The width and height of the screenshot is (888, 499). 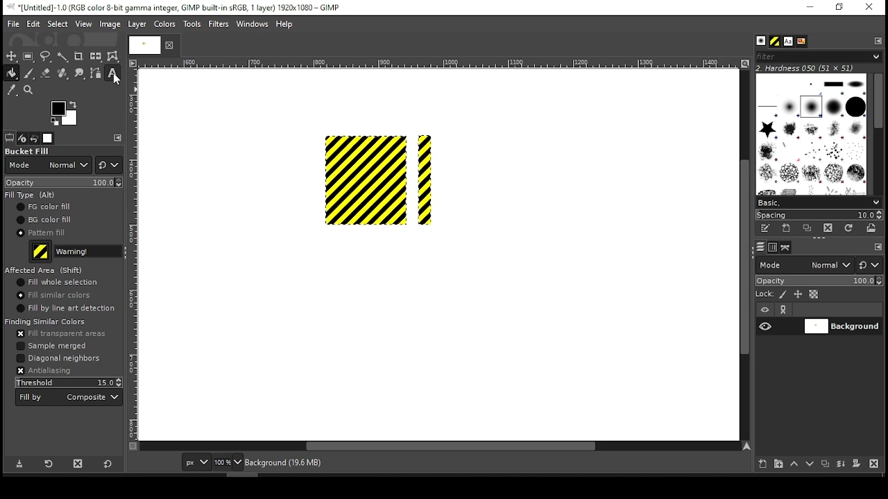 I want to click on images, so click(x=49, y=139).